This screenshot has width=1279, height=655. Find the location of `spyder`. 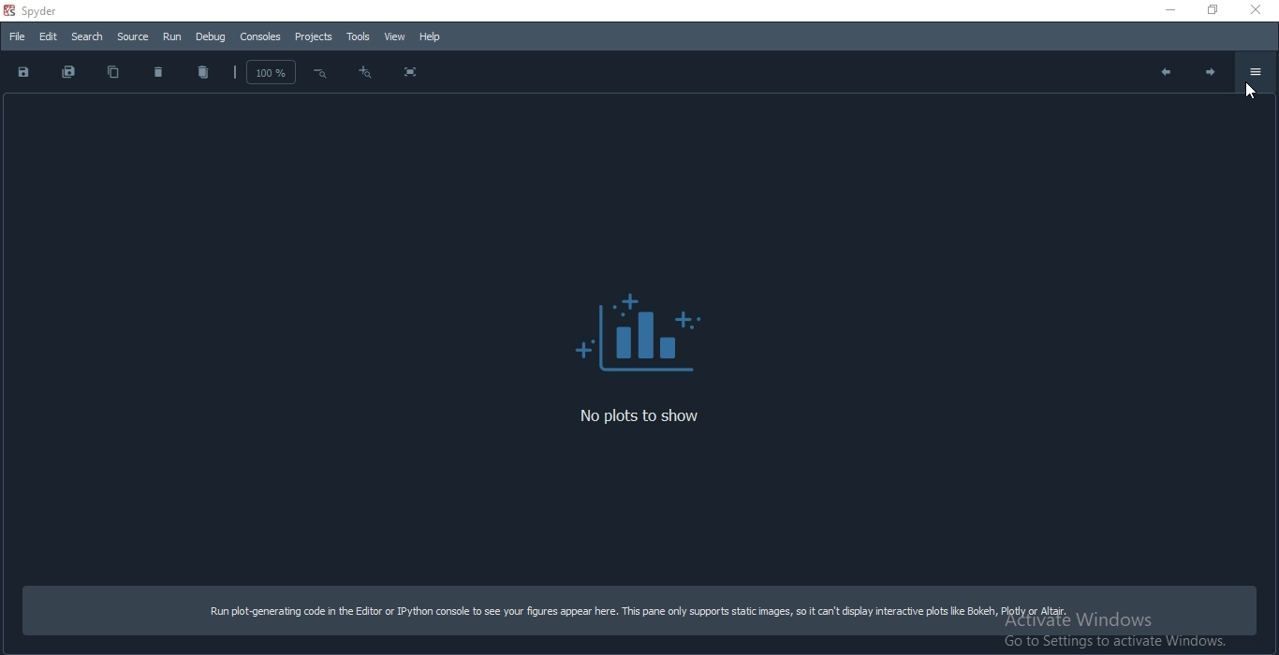

spyder is located at coordinates (56, 11).